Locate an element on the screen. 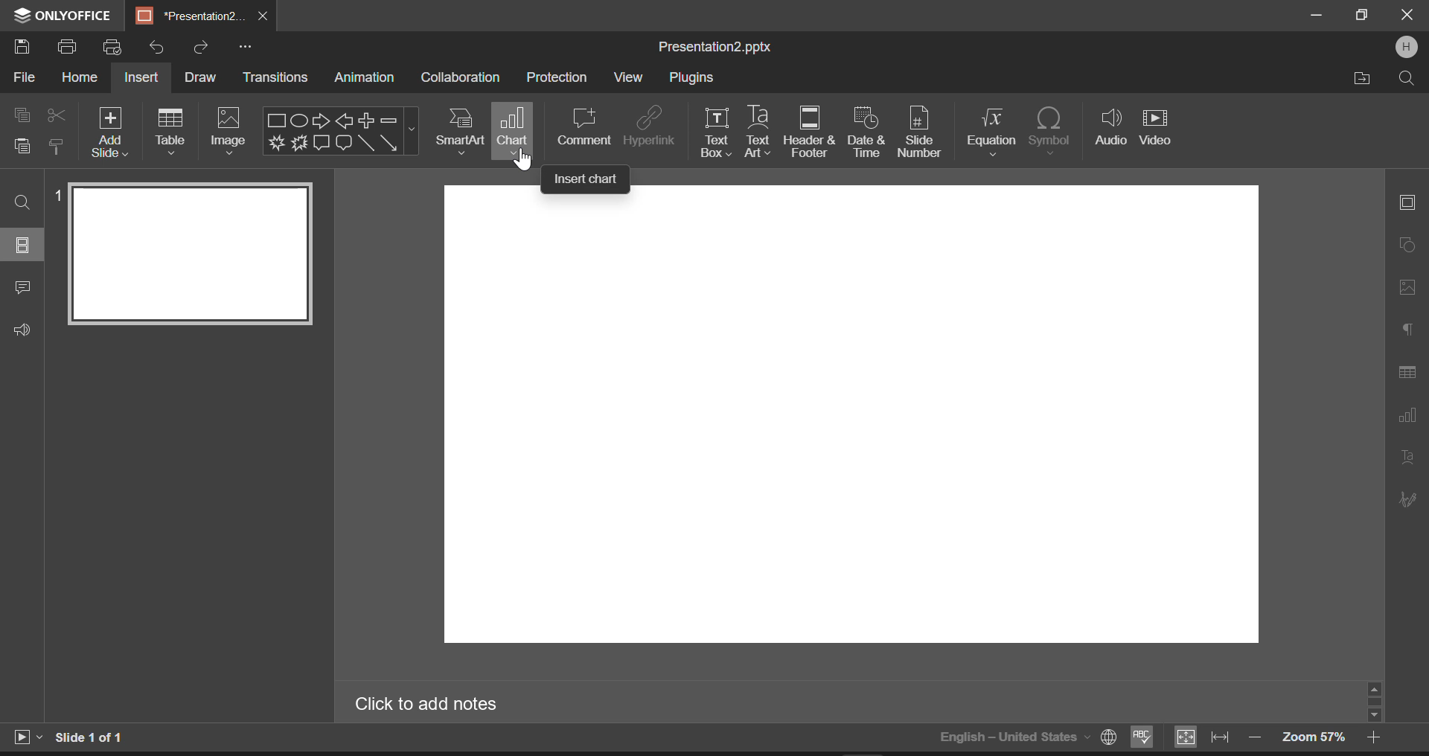  Explosion 1 is located at coordinates (277, 143).